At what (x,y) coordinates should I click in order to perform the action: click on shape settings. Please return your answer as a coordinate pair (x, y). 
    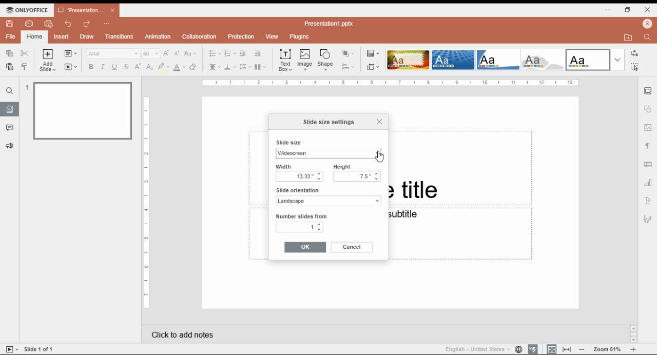
    Looking at the image, I should click on (648, 109).